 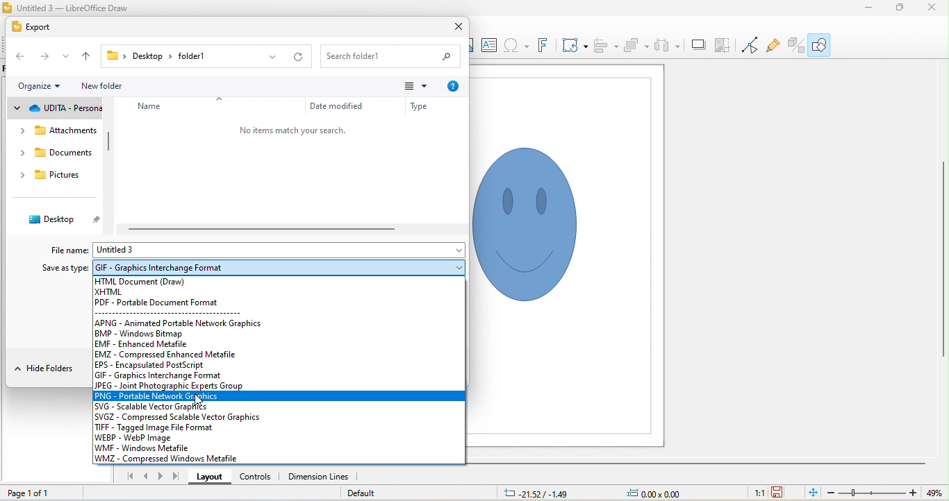 What do you see at coordinates (318, 475) in the screenshot?
I see `dimension lines` at bounding box center [318, 475].